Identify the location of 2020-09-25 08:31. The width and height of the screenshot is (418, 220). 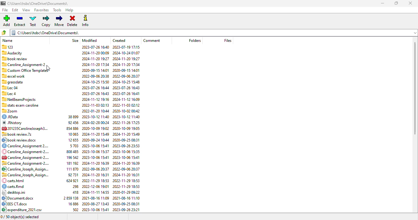
(125, 204).